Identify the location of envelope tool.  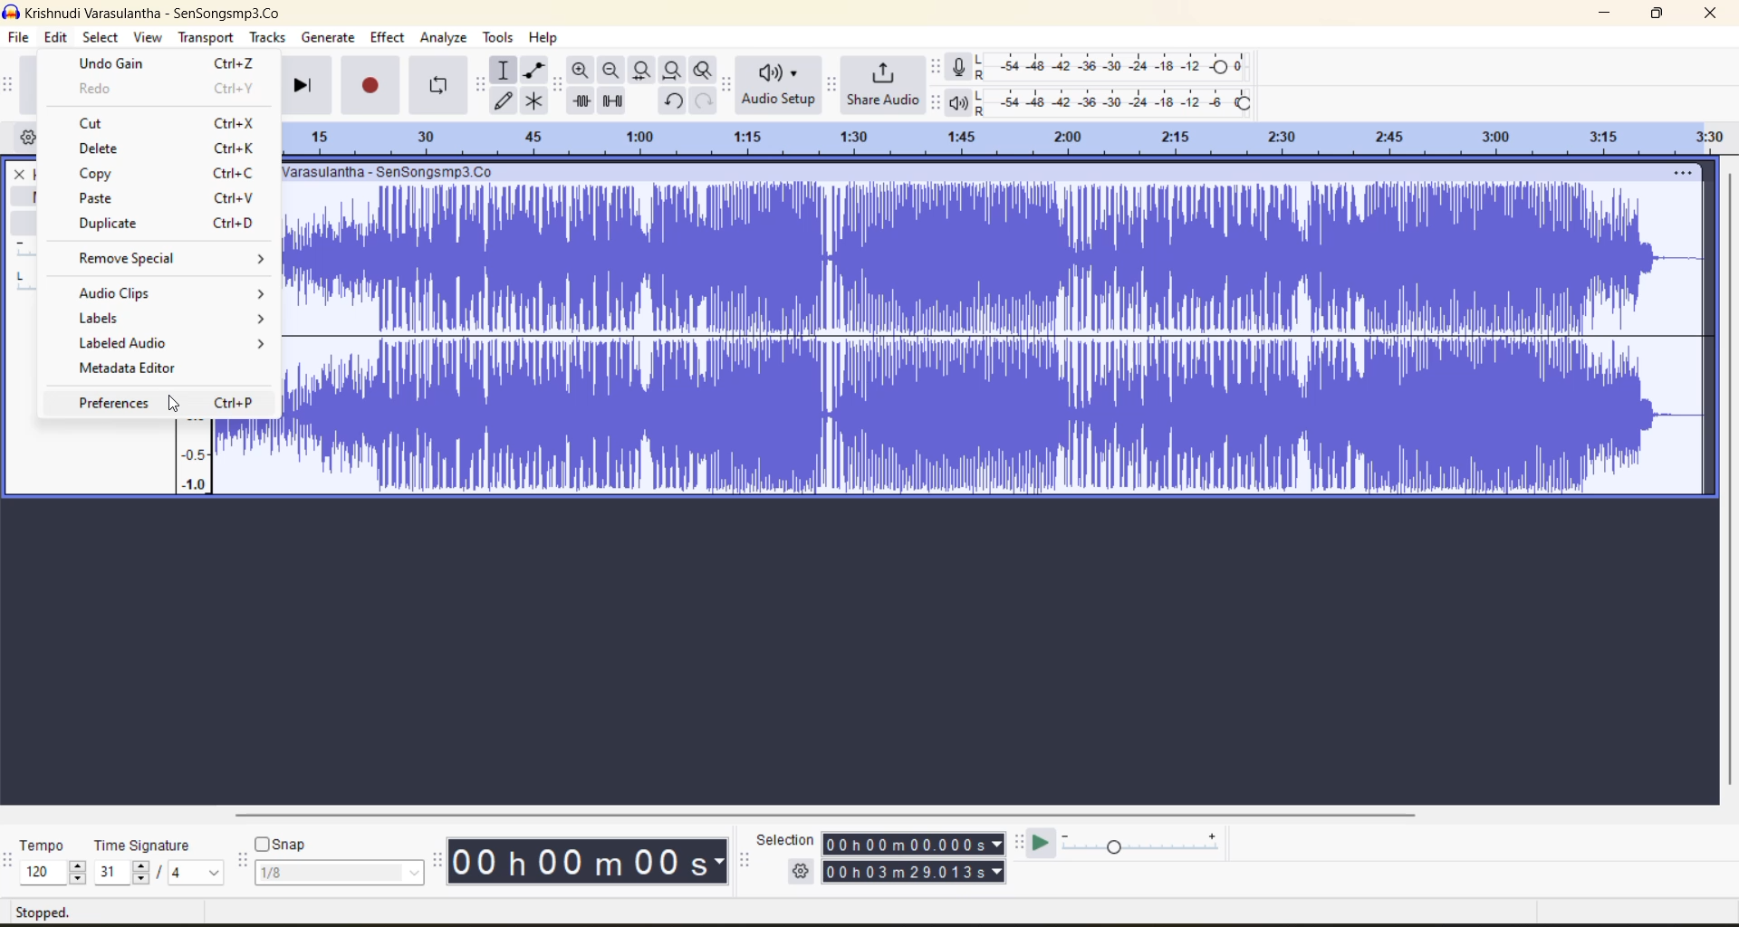
(535, 71).